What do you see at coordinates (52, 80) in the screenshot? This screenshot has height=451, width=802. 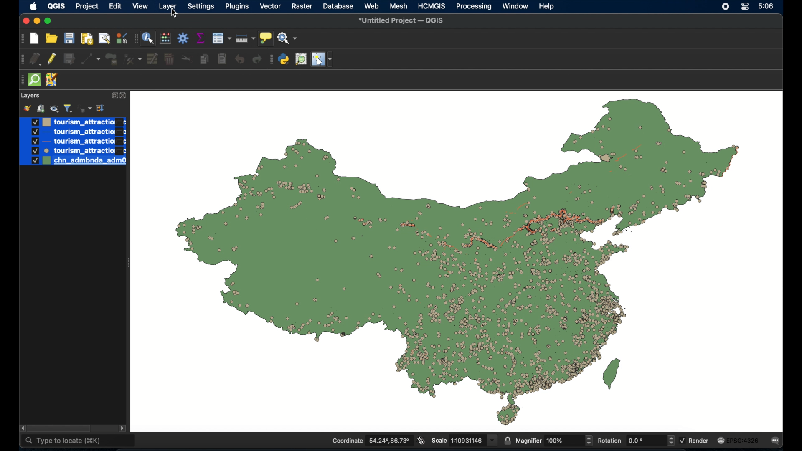 I see `jsom remote` at bounding box center [52, 80].